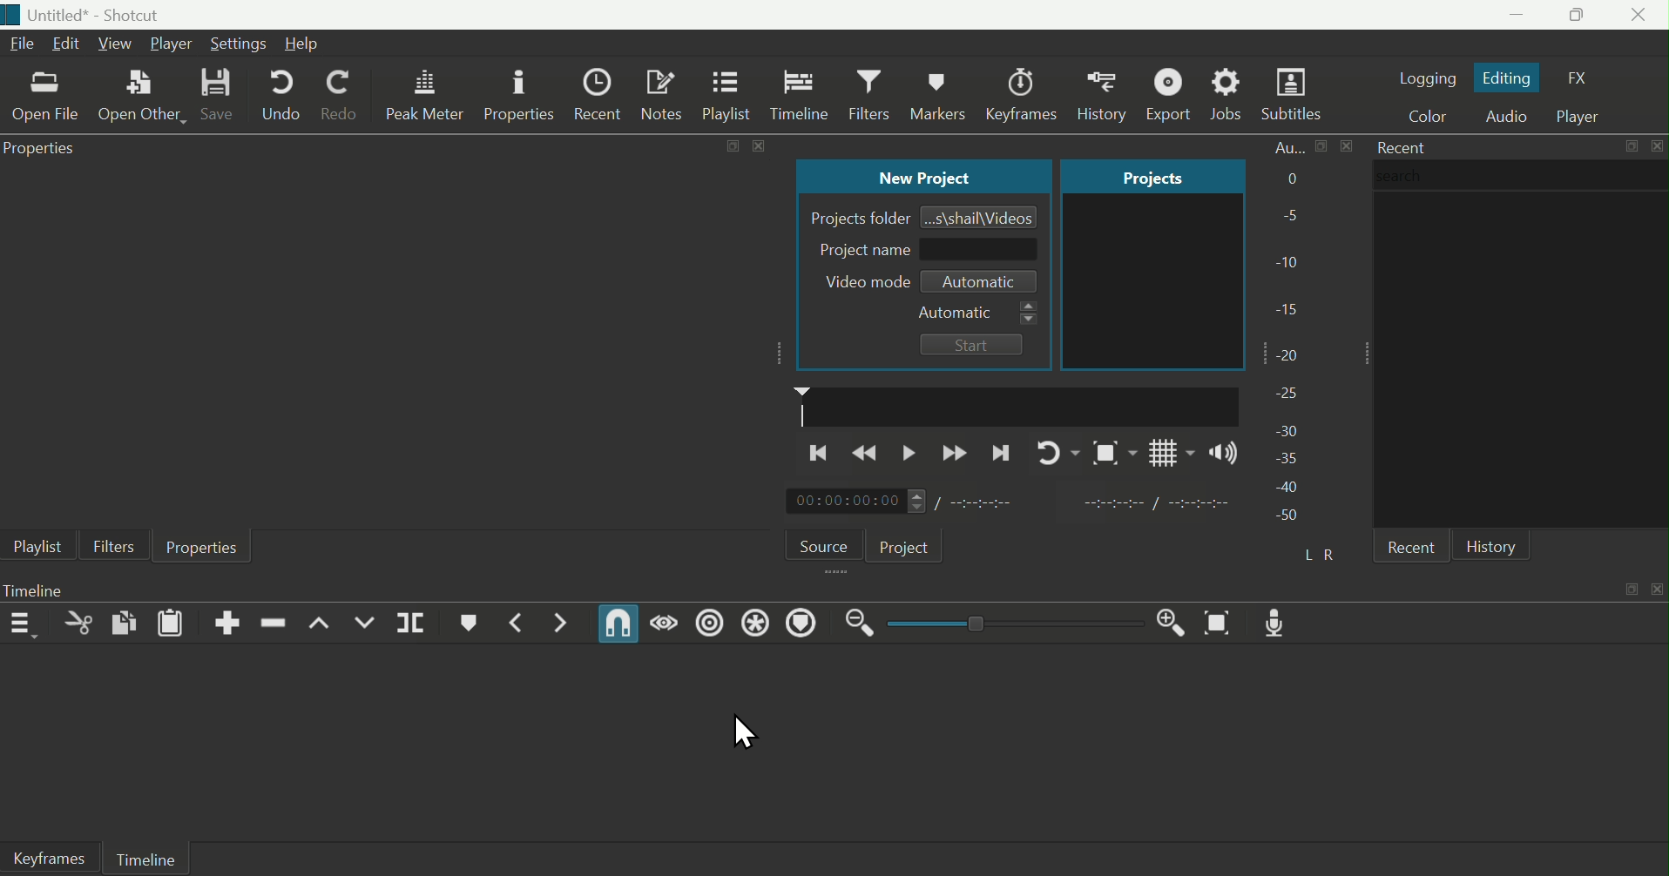  I want to click on Create/Edit Marker, so click(470, 623).